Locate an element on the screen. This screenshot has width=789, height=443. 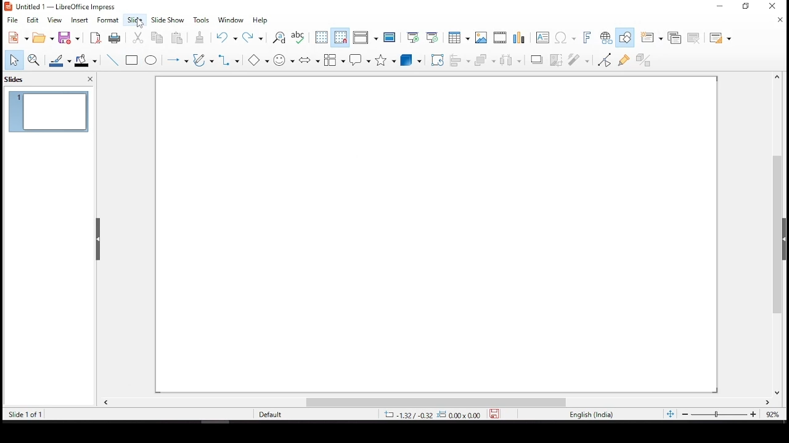
rectangle is located at coordinates (132, 60).